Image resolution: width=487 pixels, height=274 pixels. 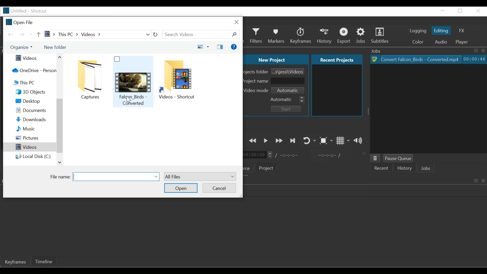 I want to click on Source, so click(x=250, y=167).